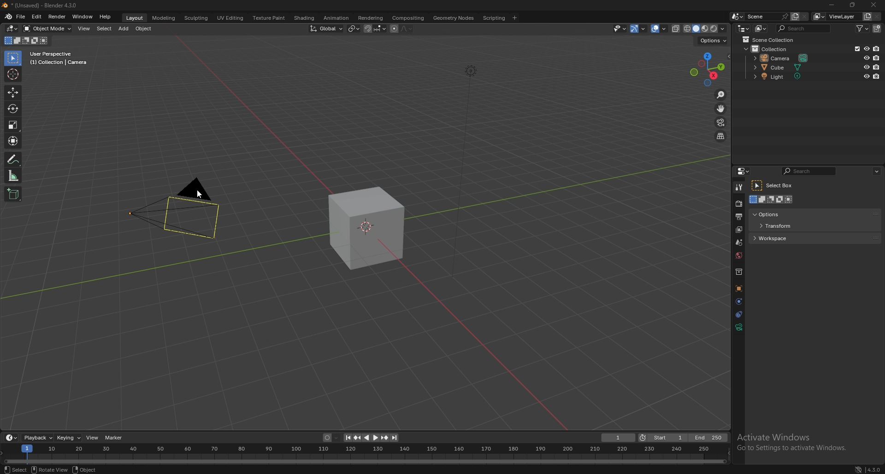  What do you see at coordinates (144, 29) in the screenshot?
I see `object` at bounding box center [144, 29].